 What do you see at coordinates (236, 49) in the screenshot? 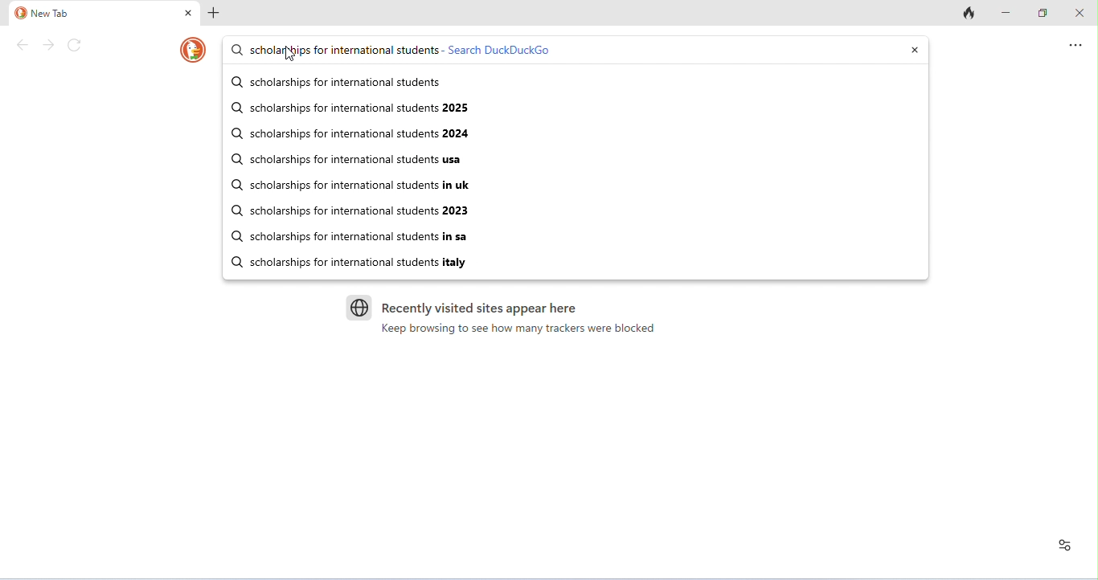
I see `search icon` at bounding box center [236, 49].